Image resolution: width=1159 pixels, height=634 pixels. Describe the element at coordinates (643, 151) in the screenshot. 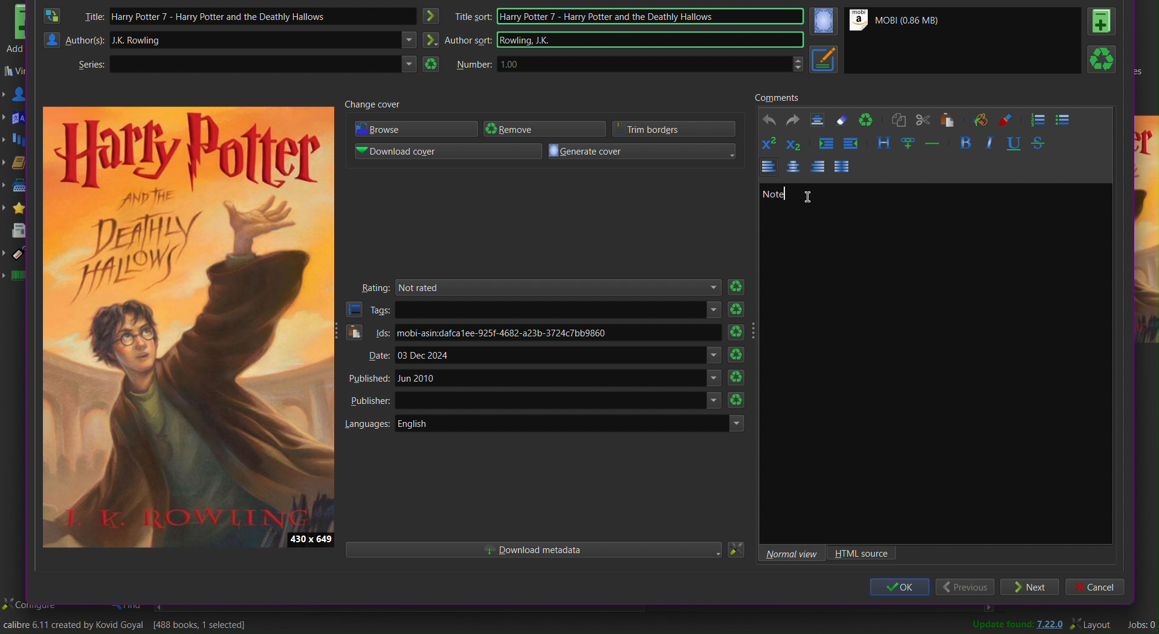

I see `Generate cover` at that location.